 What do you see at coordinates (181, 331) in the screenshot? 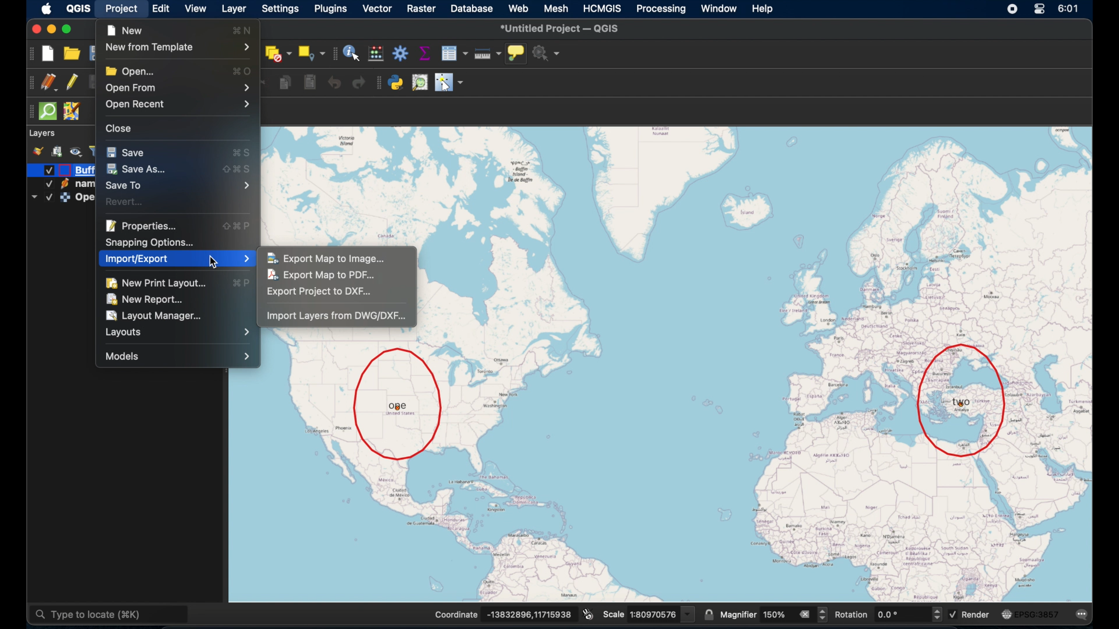
I see `layouts` at bounding box center [181, 331].